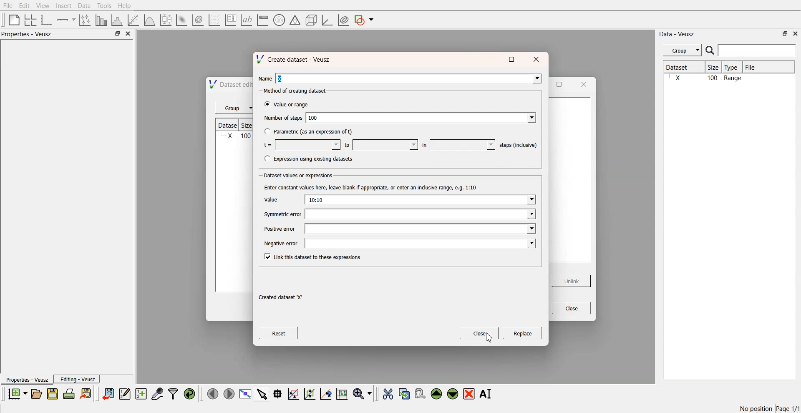  What do you see at coordinates (141, 394) in the screenshot?
I see `create new datasets` at bounding box center [141, 394].